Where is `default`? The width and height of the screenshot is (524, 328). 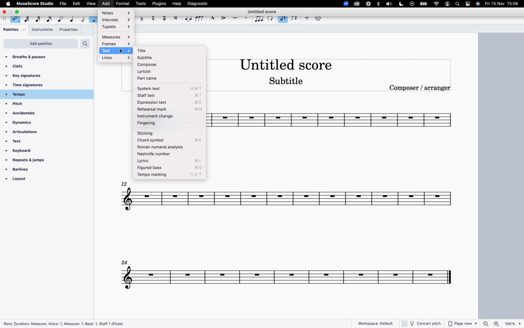 default is located at coordinates (15, 18).